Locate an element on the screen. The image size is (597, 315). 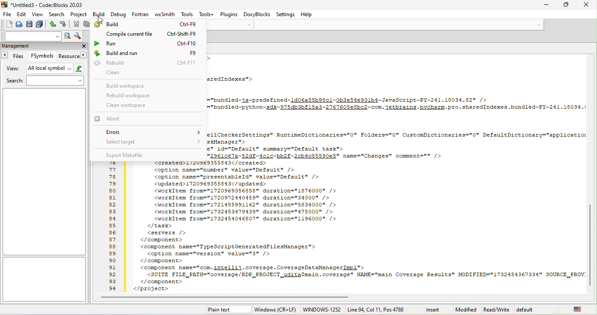
clean workspace is located at coordinates (137, 106).